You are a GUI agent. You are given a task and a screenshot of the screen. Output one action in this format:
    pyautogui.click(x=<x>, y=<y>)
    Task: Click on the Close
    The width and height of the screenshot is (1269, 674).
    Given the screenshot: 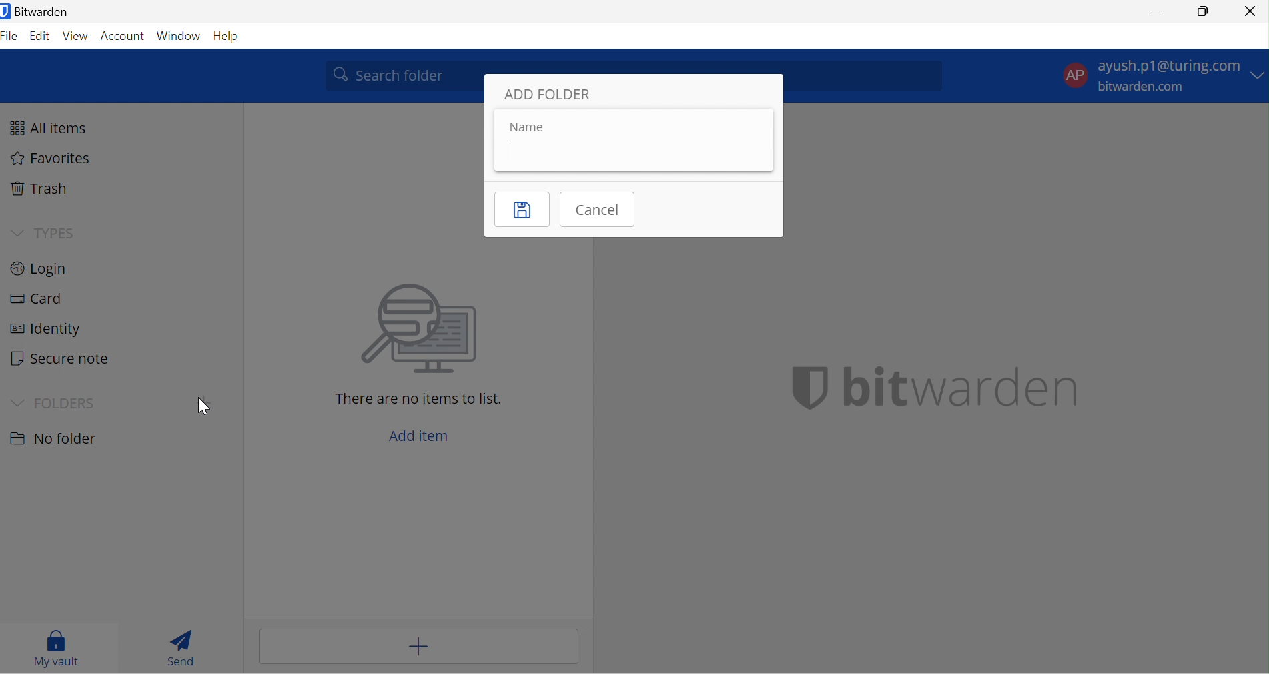 What is the action you would take?
    pyautogui.click(x=1251, y=12)
    